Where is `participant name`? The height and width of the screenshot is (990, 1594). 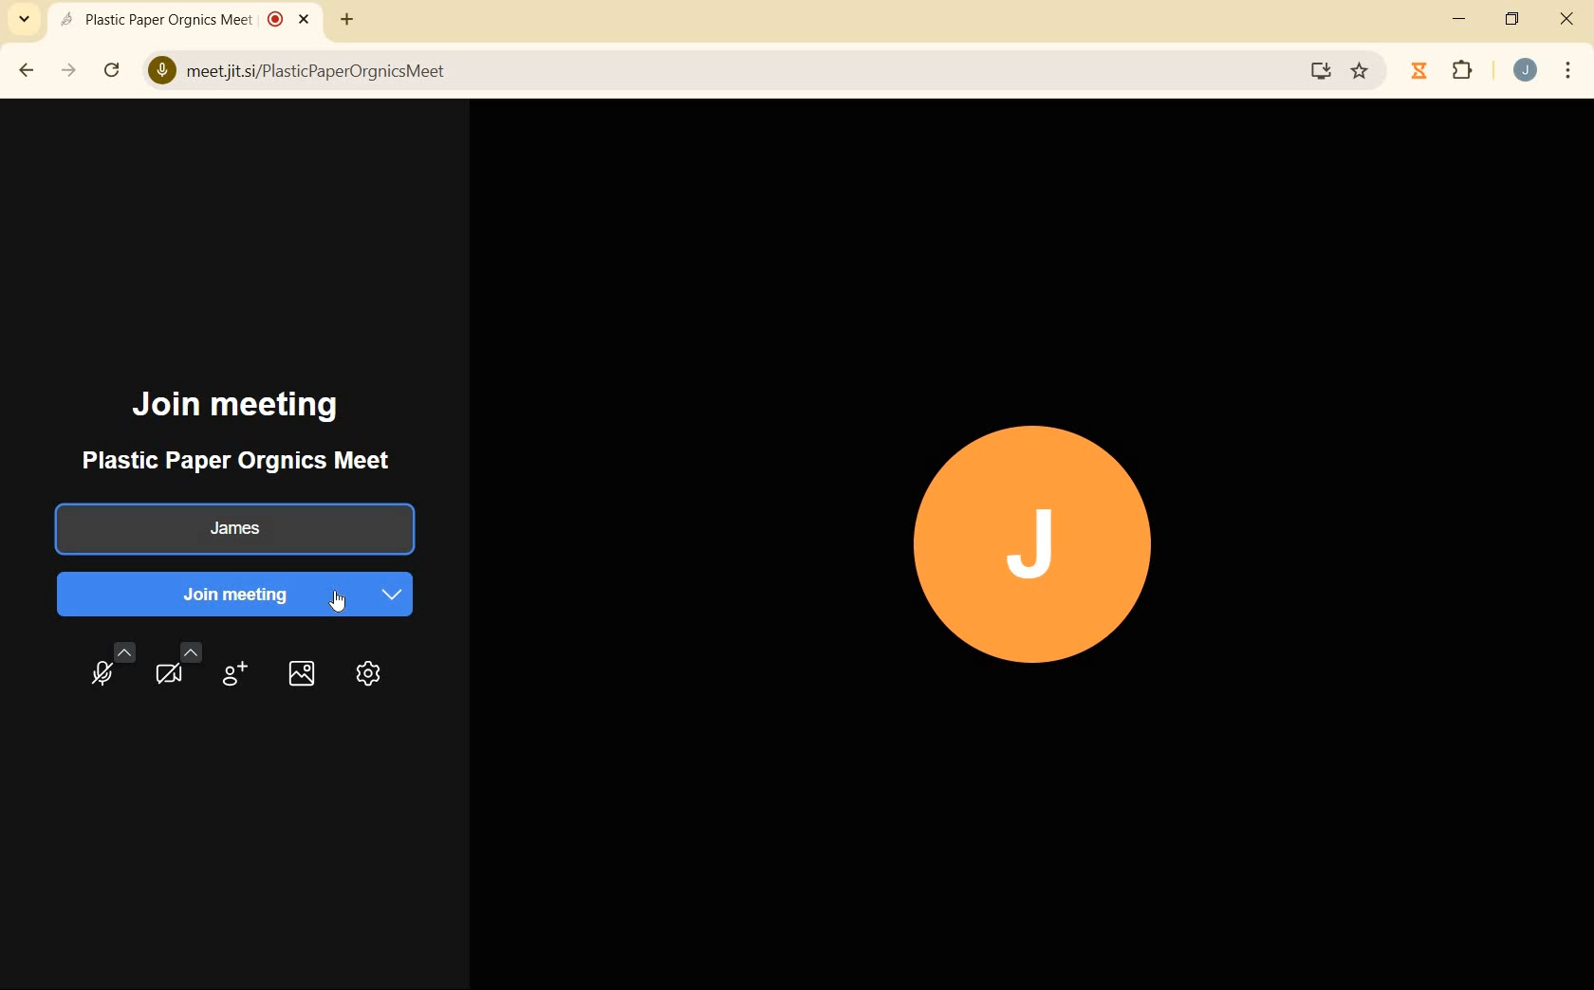
participant name is located at coordinates (230, 529).